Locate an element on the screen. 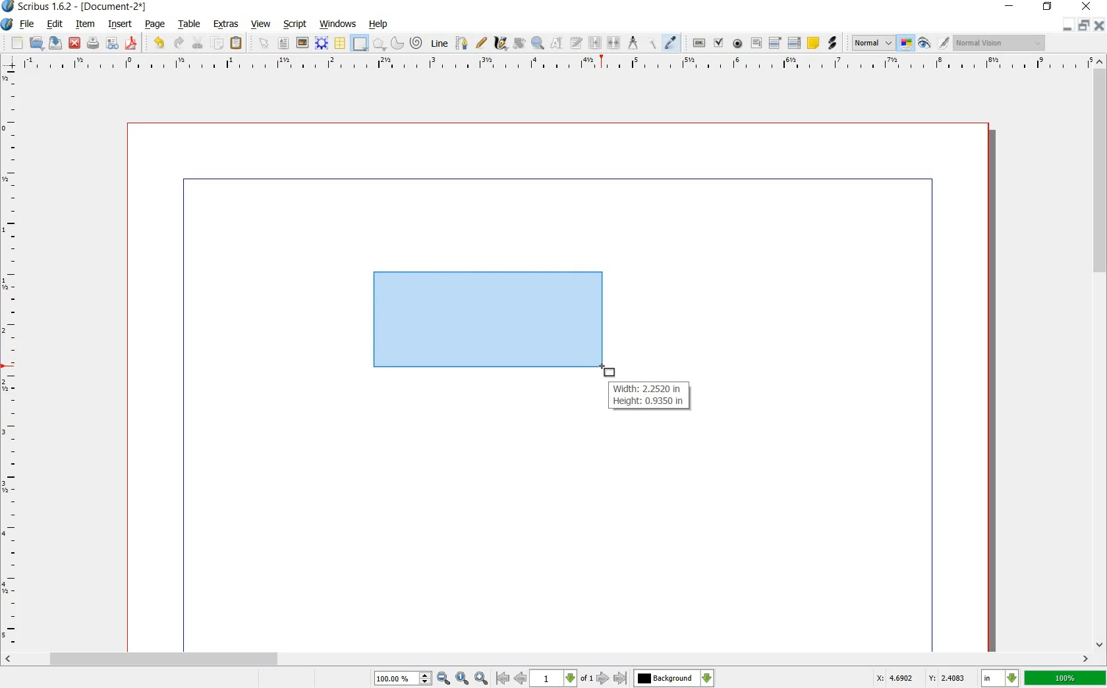 This screenshot has width=1107, height=688. PRFELIGHT VERIFIER is located at coordinates (112, 44).